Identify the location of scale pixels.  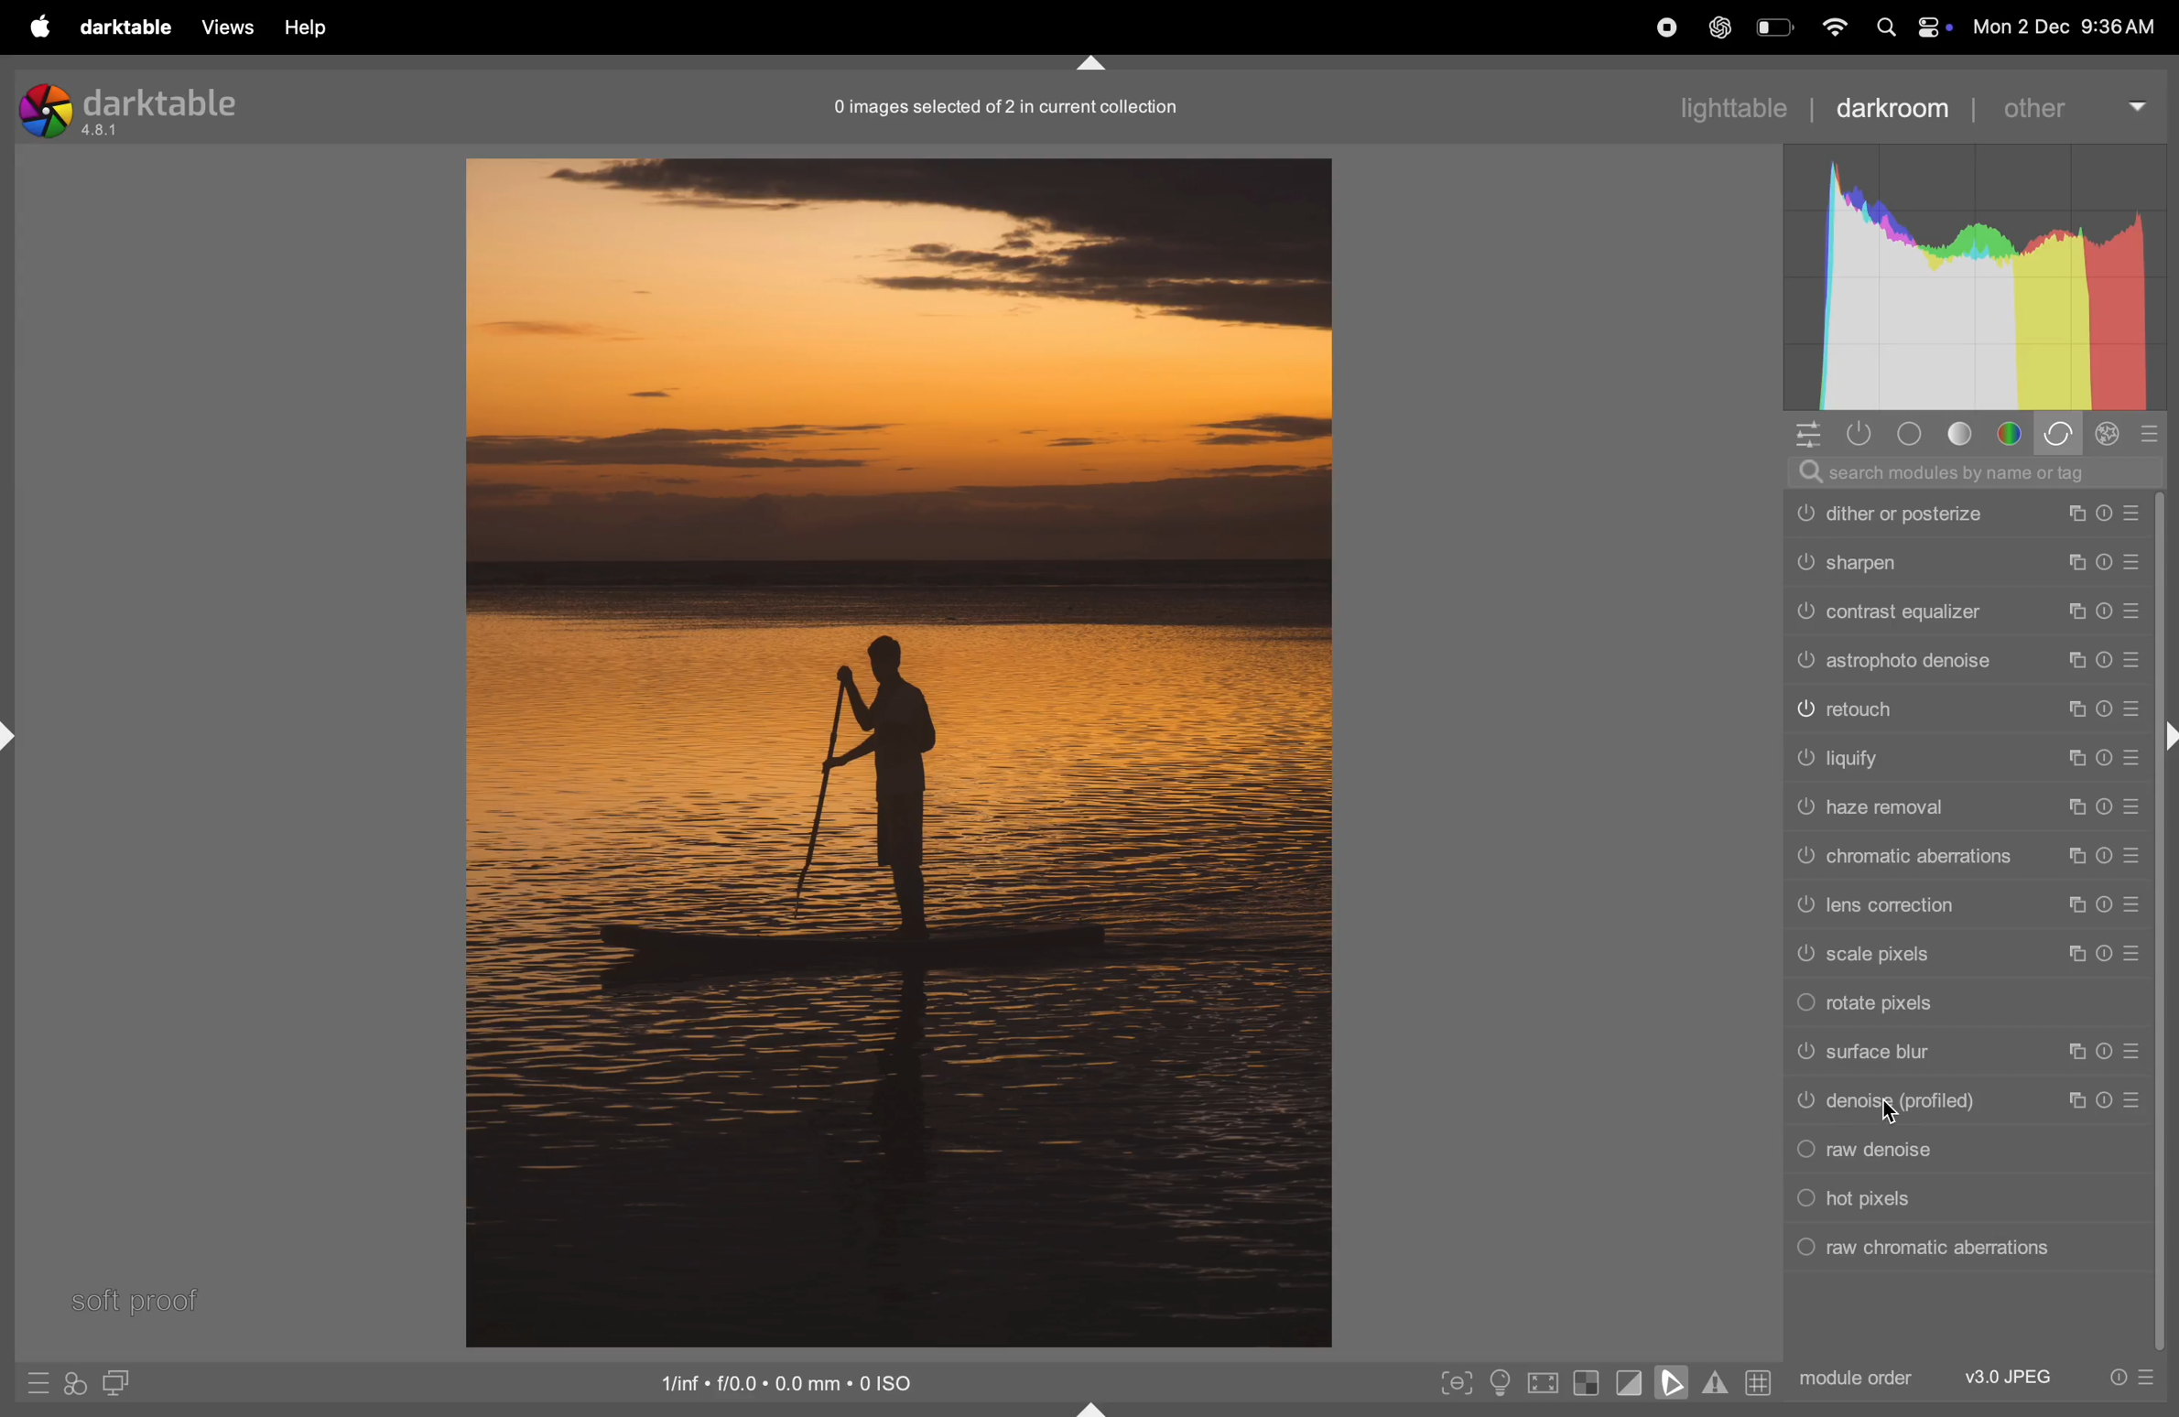
(1971, 955).